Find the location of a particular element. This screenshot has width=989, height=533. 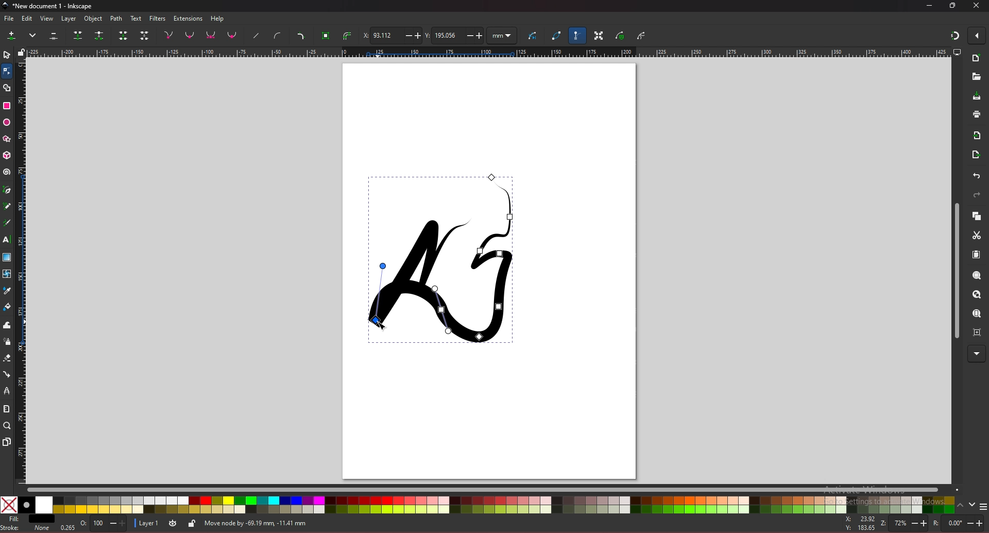

object is located at coordinates (94, 19).